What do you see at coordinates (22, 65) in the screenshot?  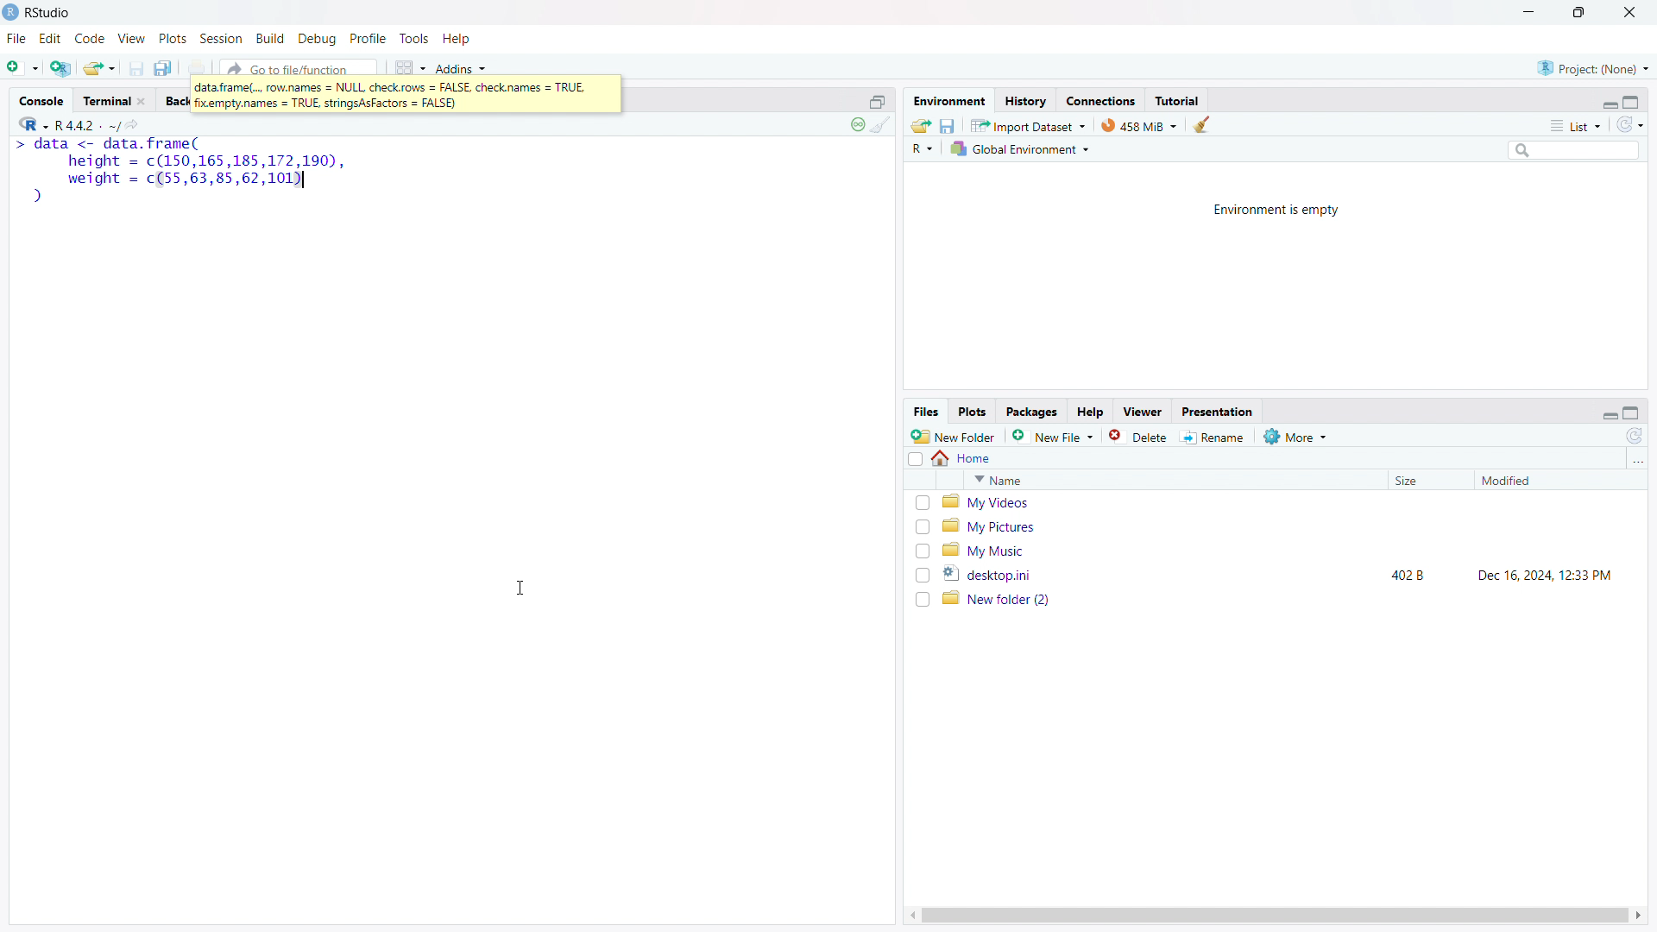 I see `new file` at bounding box center [22, 65].